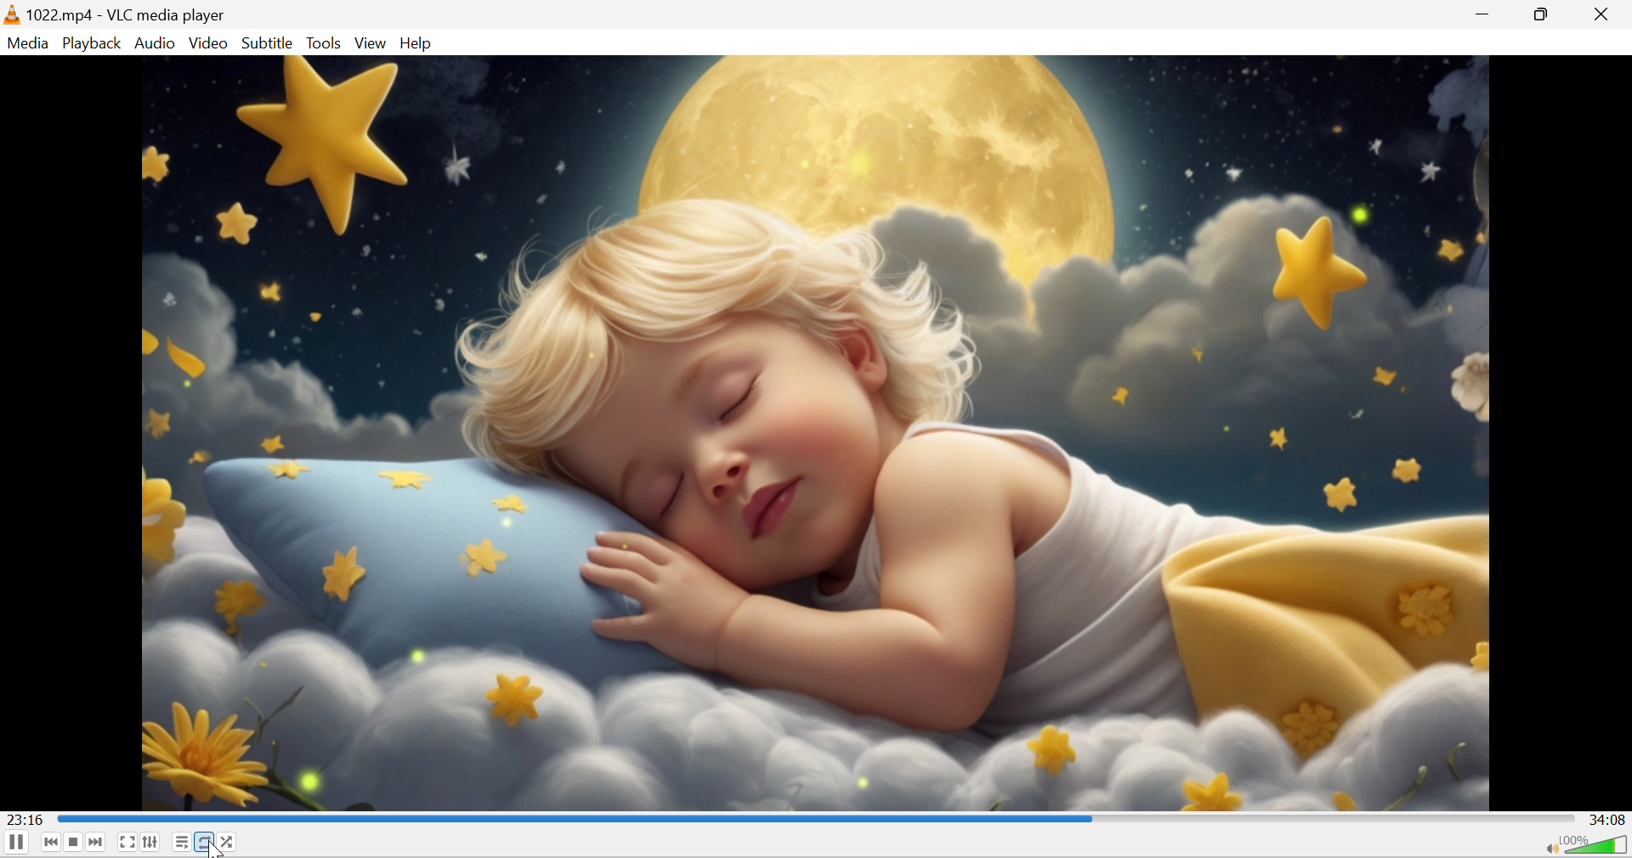 Image resolution: width=1632 pixels, height=858 pixels. What do you see at coordinates (203, 841) in the screenshot?
I see `repeat` at bounding box center [203, 841].